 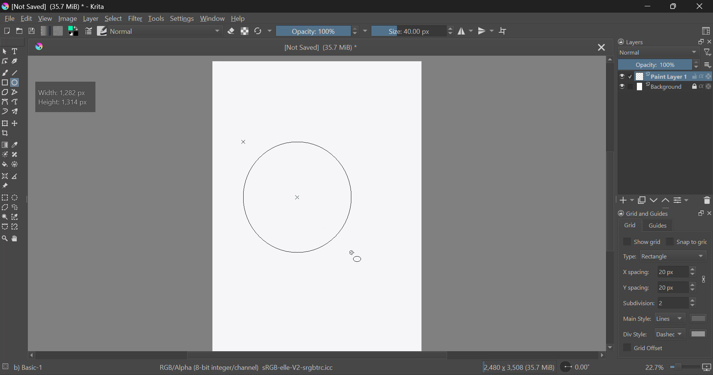 What do you see at coordinates (611, 202) in the screenshot?
I see `Scroll Bar` at bounding box center [611, 202].